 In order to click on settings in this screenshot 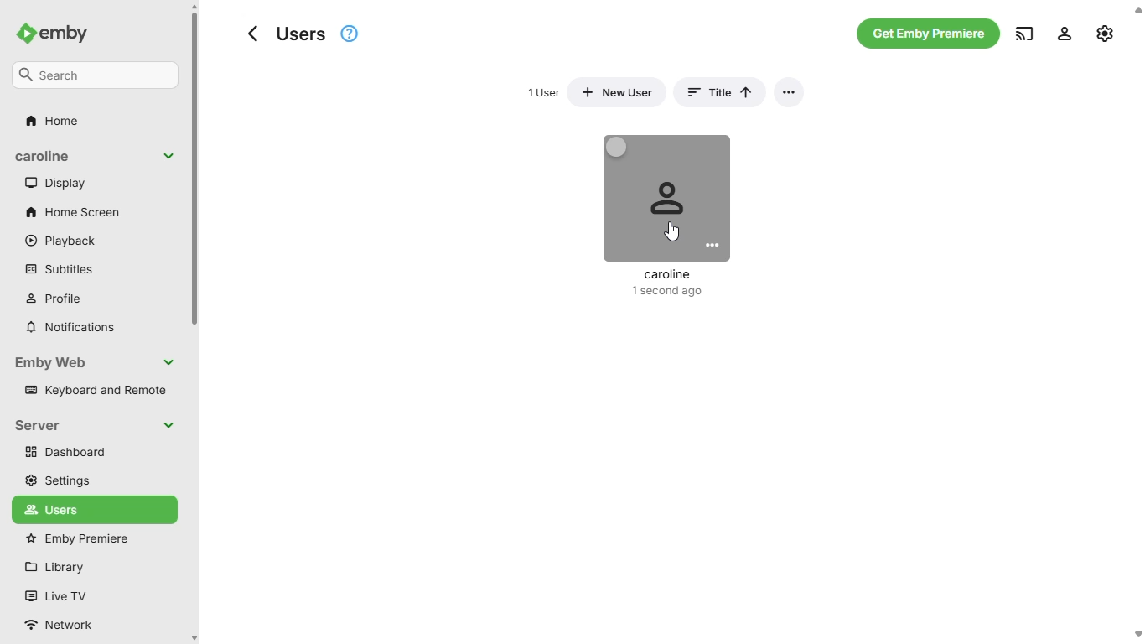, I will do `click(788, 92)`.